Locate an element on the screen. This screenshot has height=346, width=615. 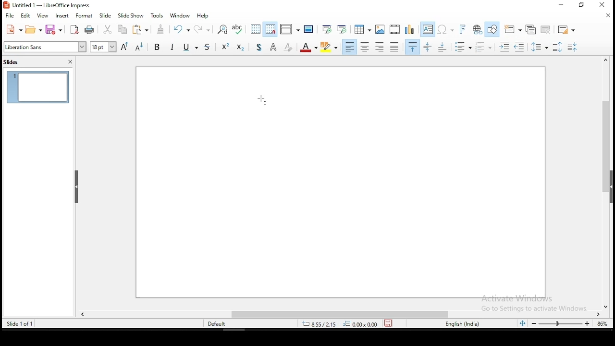
snap to grid is located at coordinates (270, 29).